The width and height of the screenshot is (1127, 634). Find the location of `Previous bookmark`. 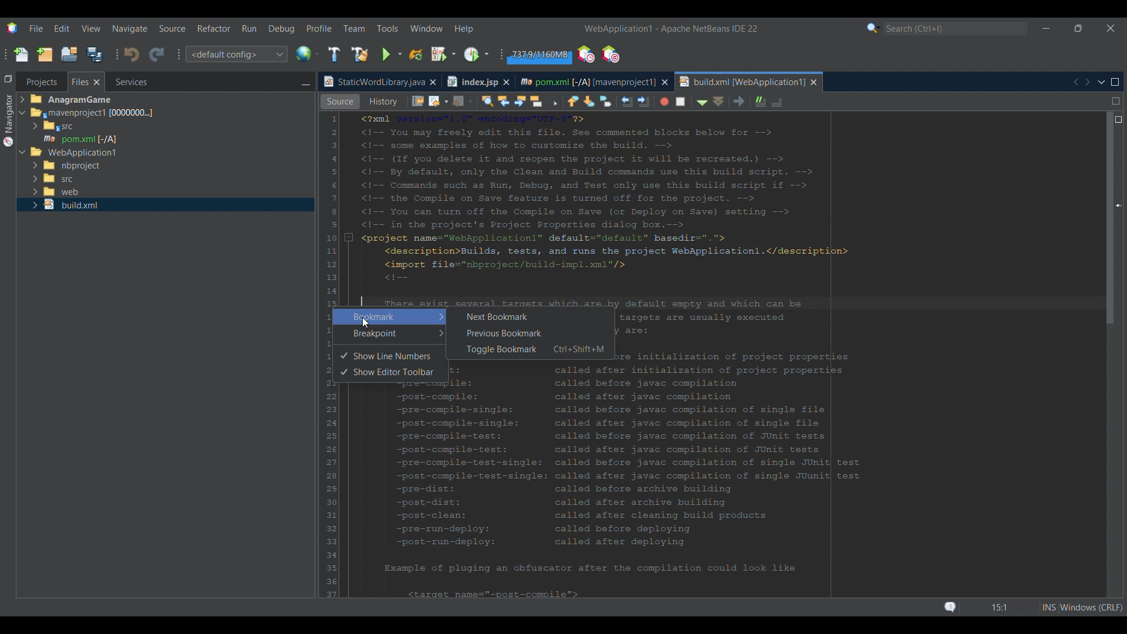

Previous bookmark is located at coordinates (679, 99).